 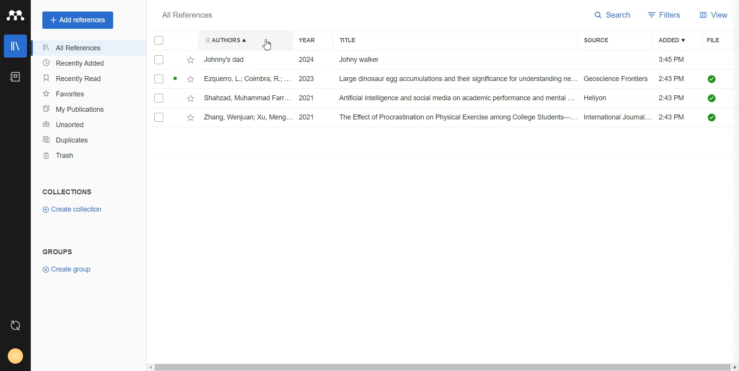 What do you see at coordinates (85, 109) in the screenshot?
I see `My Publication` at bounding box center [85, 109].